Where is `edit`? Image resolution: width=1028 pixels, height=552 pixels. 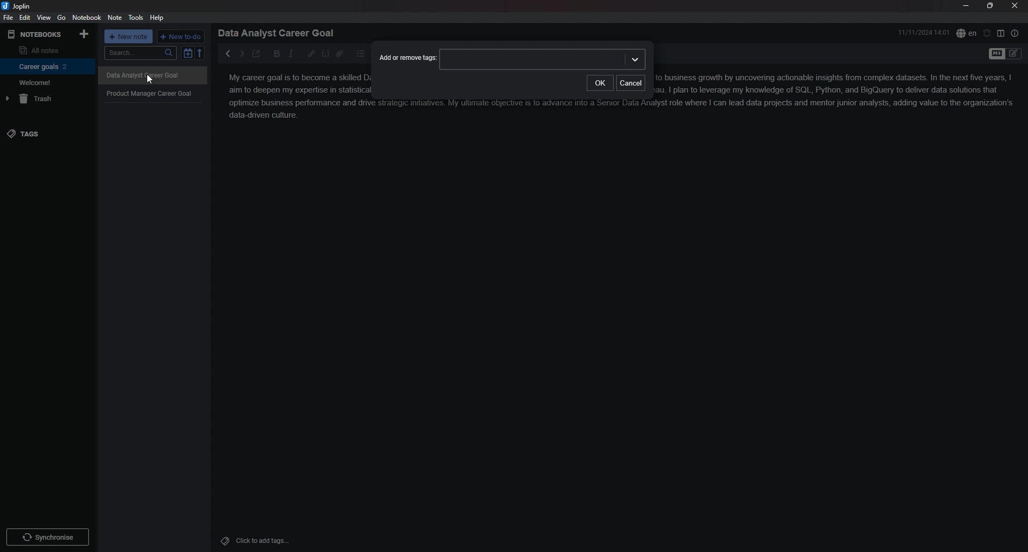 edit is located at coordinates (26, 17).